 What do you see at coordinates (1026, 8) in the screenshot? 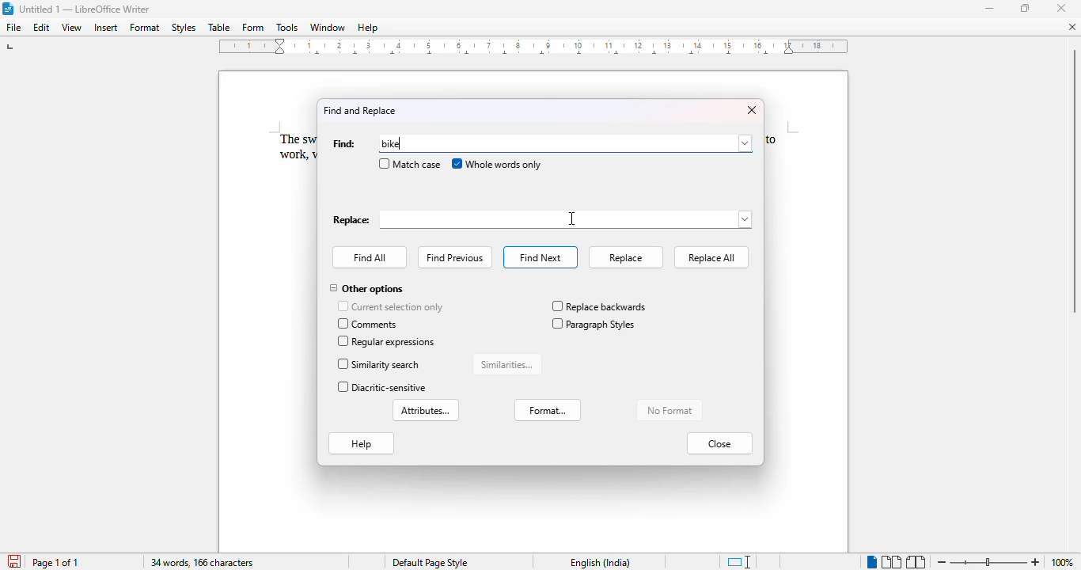
I see `maximize` at bounding box center [1026, 8].